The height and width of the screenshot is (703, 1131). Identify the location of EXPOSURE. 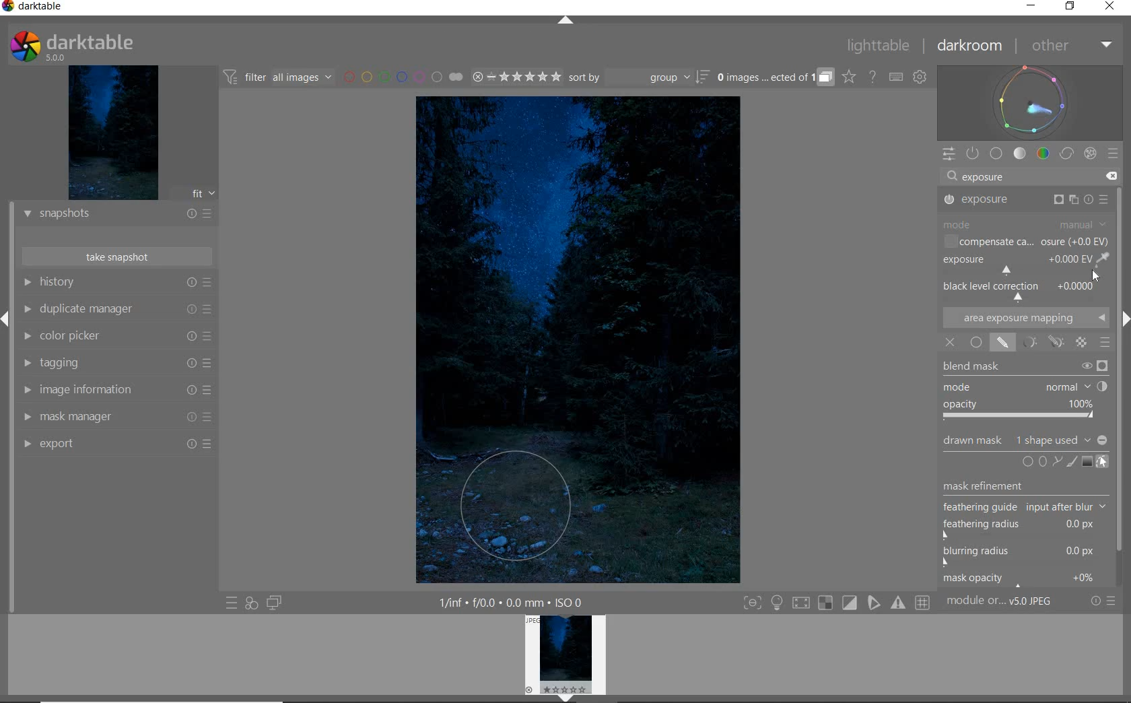
(1028, 199).